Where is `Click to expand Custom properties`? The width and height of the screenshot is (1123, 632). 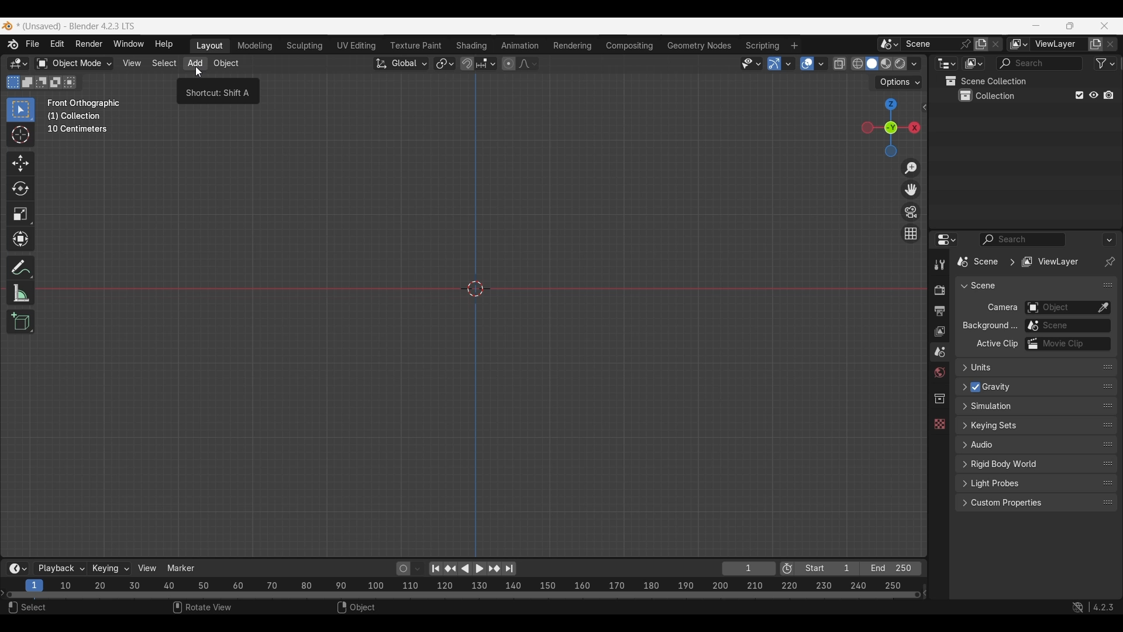
Click to expand Custom properties is located at coordinates (1028, 502).